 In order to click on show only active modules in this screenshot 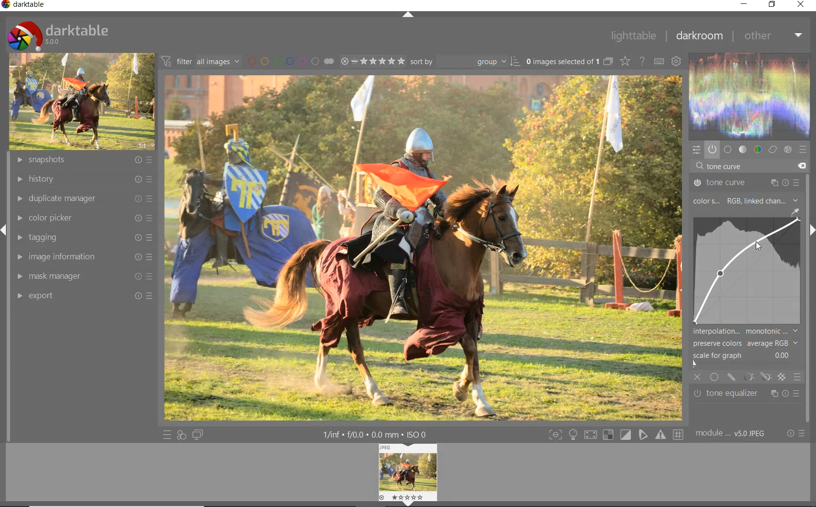, I will do `click(712, 150)`.